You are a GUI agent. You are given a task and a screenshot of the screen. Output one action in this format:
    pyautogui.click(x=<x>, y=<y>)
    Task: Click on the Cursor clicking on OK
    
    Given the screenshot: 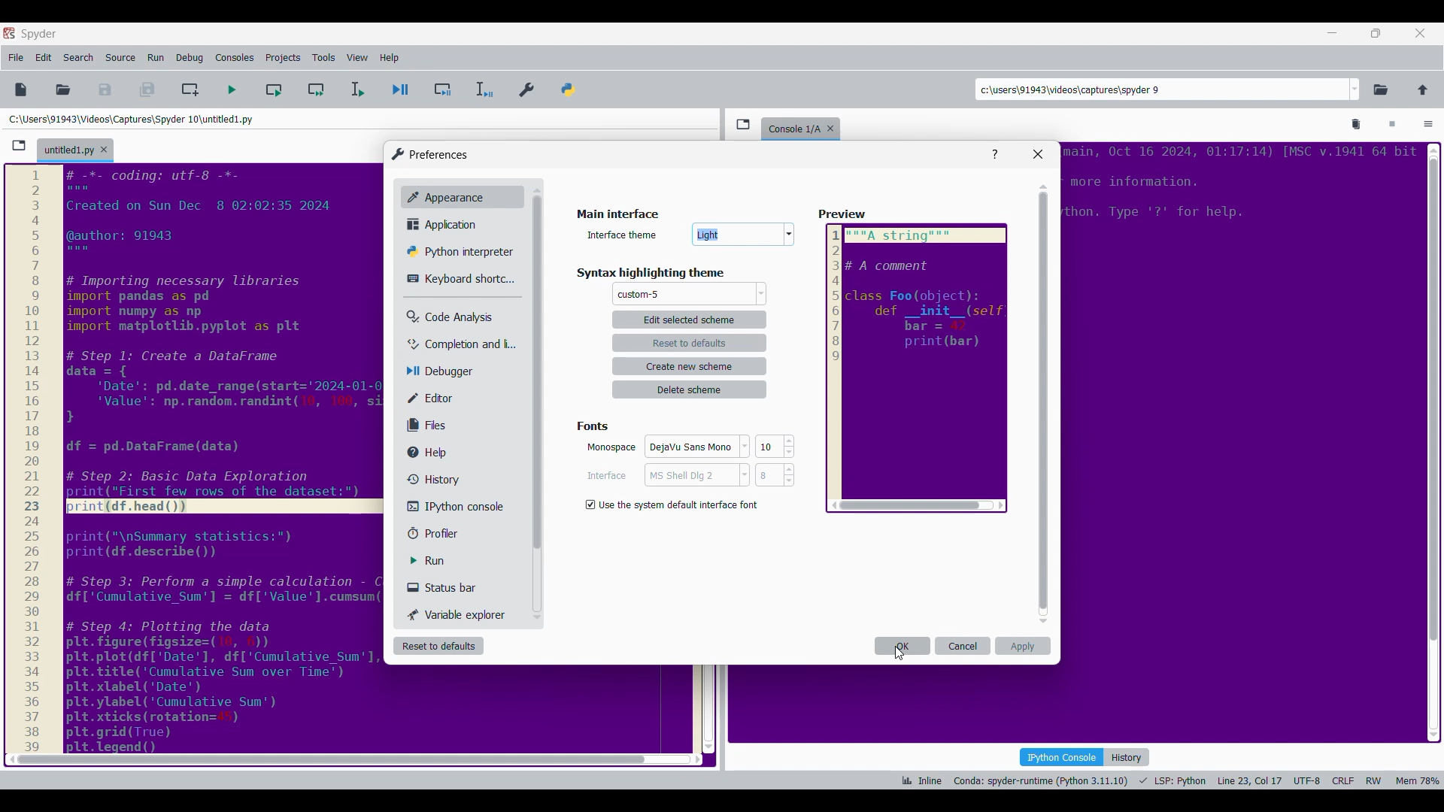 What is the action you would take?
    pyautogui.click(x=899, y=653)
    